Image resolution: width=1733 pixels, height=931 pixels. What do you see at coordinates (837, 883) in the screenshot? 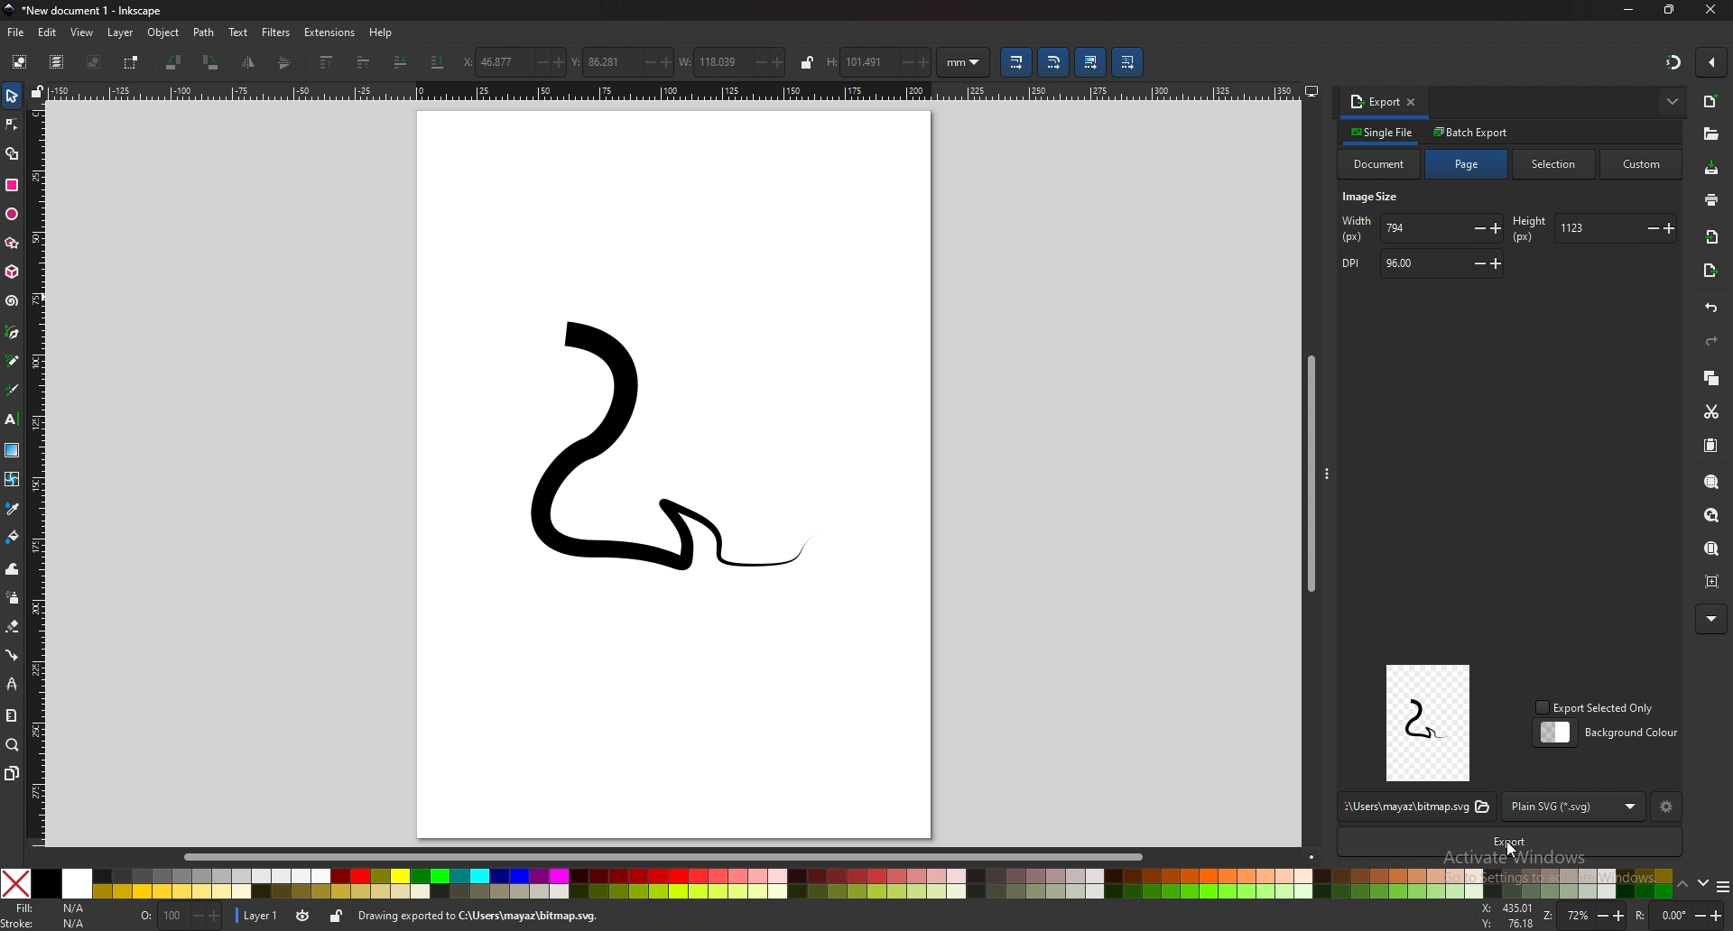
I see `colors` at bounding box center [837, 883].